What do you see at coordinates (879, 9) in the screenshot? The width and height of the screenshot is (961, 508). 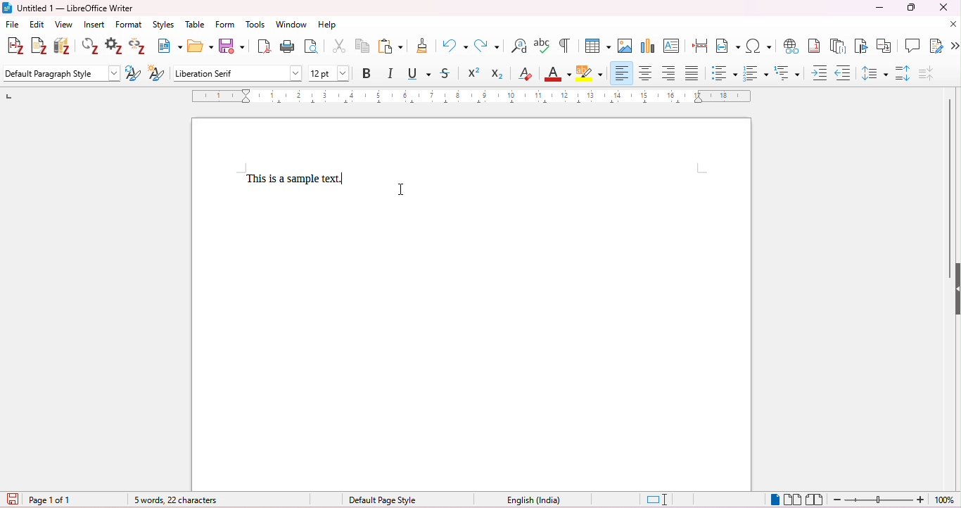 I see `minimize` at bounding box center [879, 9].